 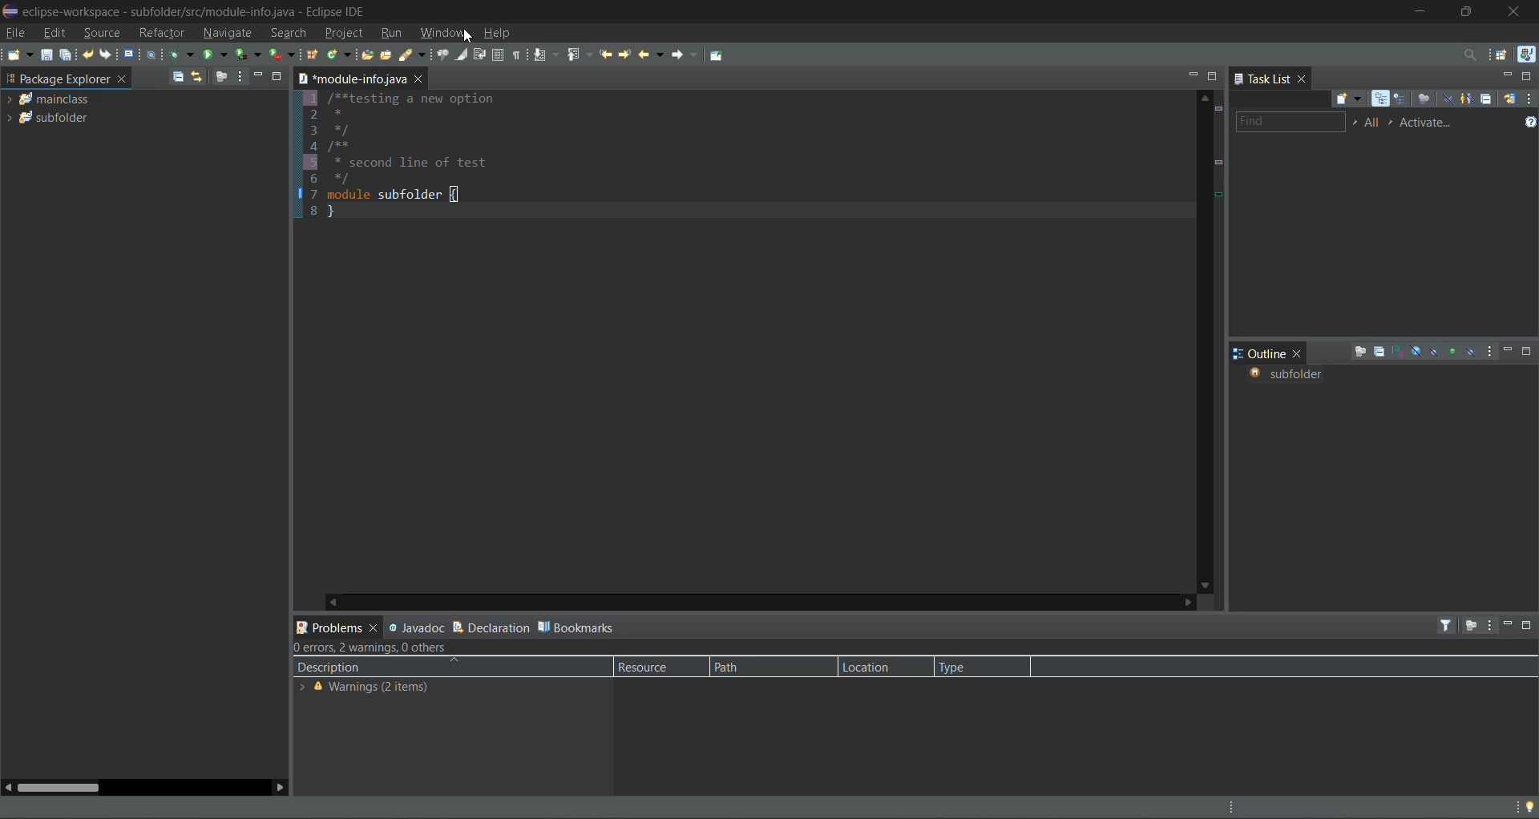 What do you see at coordinates (1294, 375) in the screenshot?
I see `subfolder` at bounding box center [1294, 375].